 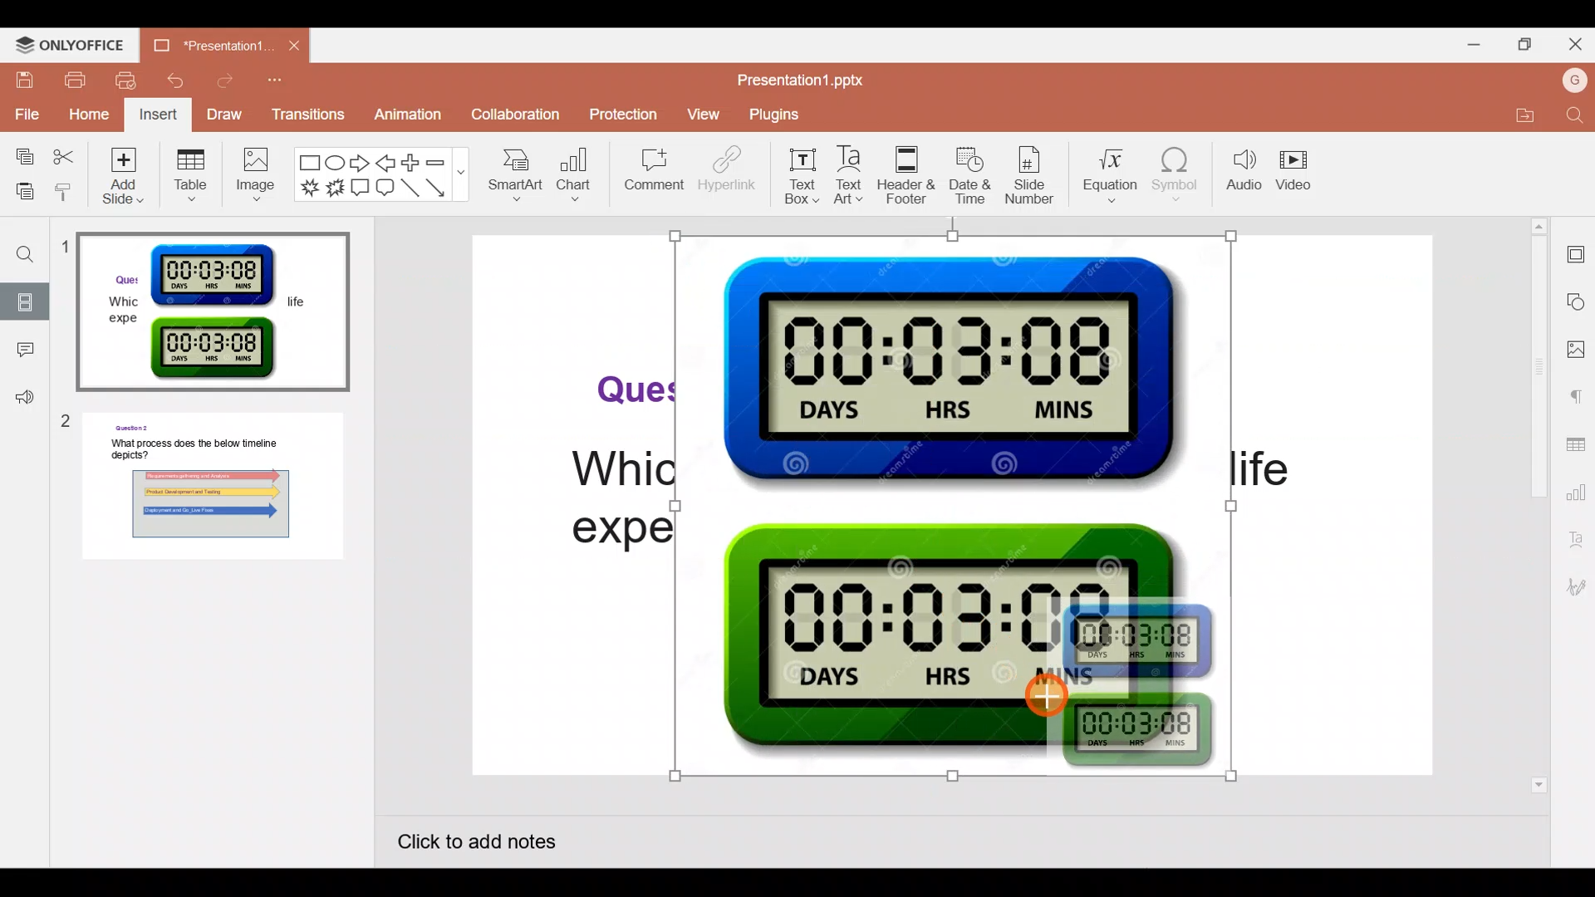 What do you see at coordinates (519, 175) in the screenshot?
I see `SmartArt` at bounding box center [519, 175].